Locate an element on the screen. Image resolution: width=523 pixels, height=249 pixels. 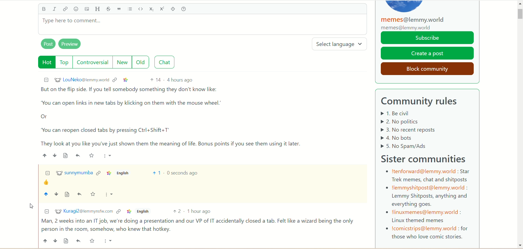
save is located at coordinates (93, 194).